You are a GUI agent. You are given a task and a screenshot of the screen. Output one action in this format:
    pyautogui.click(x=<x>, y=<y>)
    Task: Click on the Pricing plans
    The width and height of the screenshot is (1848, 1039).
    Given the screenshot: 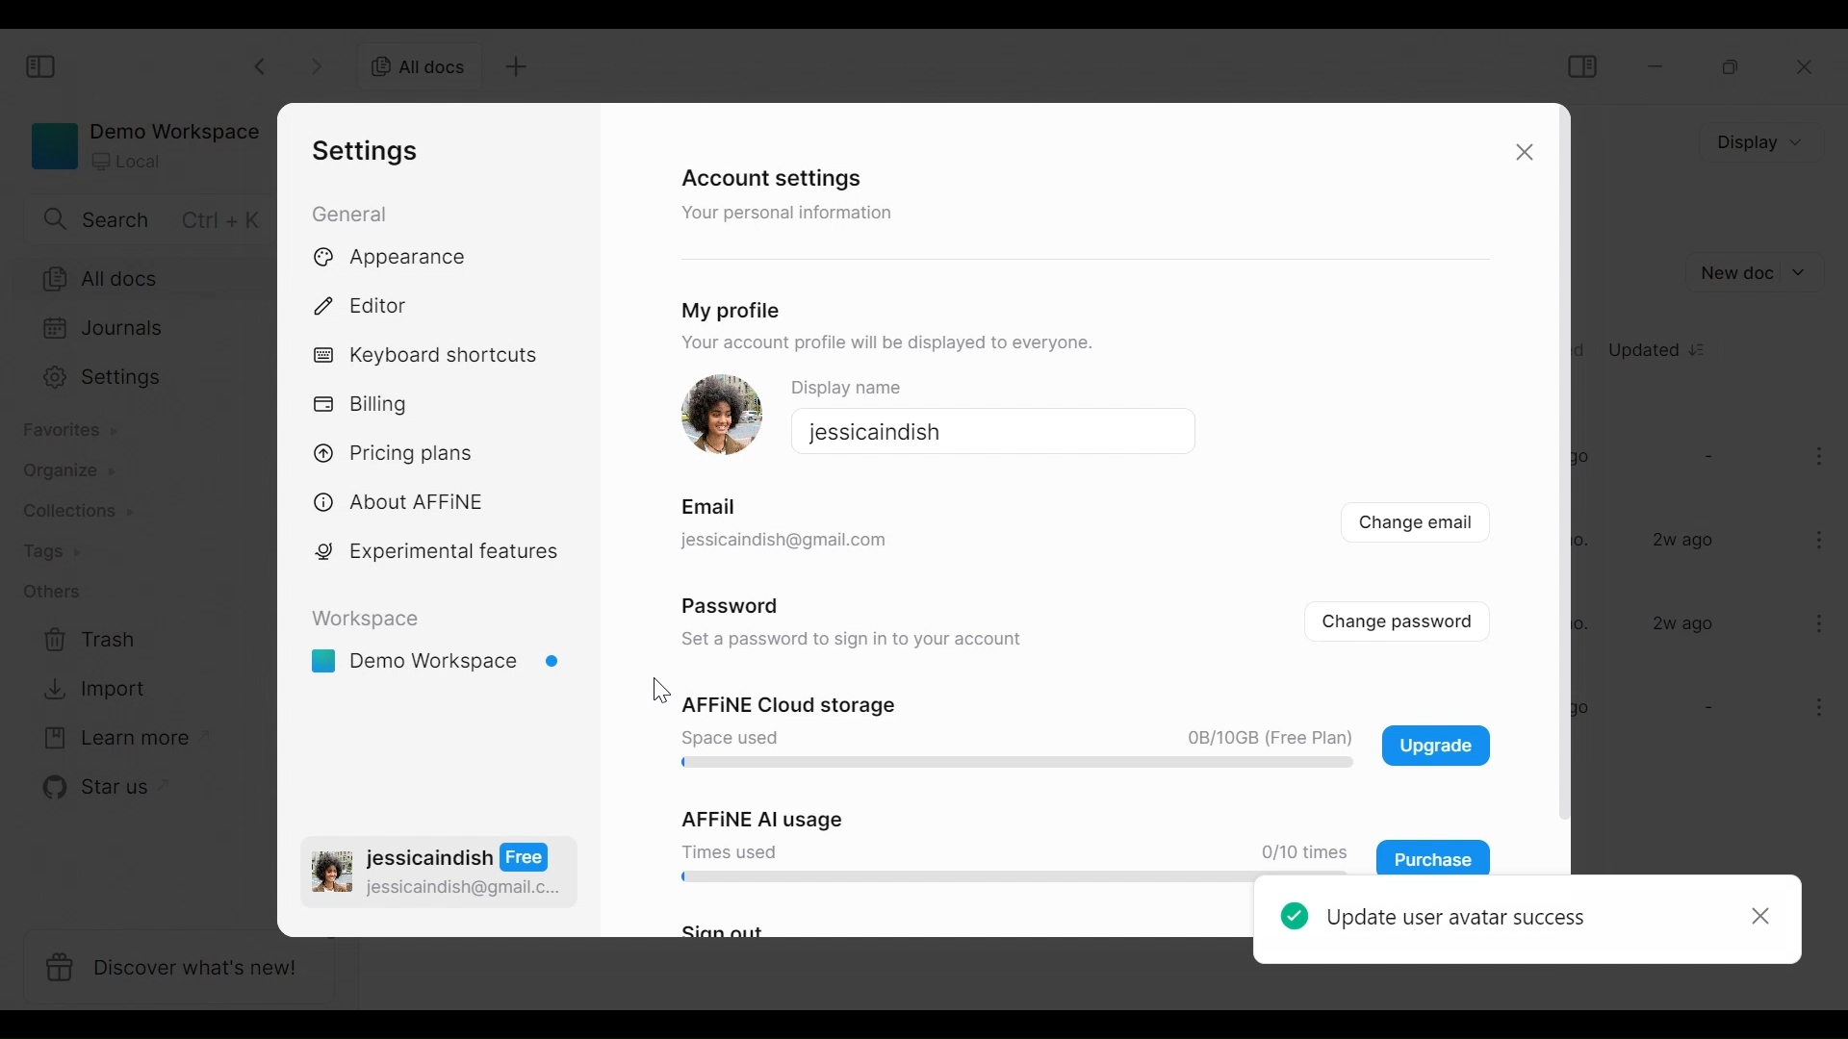 What is the action you would take?
    pyautogui.click(x=406, y=453)
    